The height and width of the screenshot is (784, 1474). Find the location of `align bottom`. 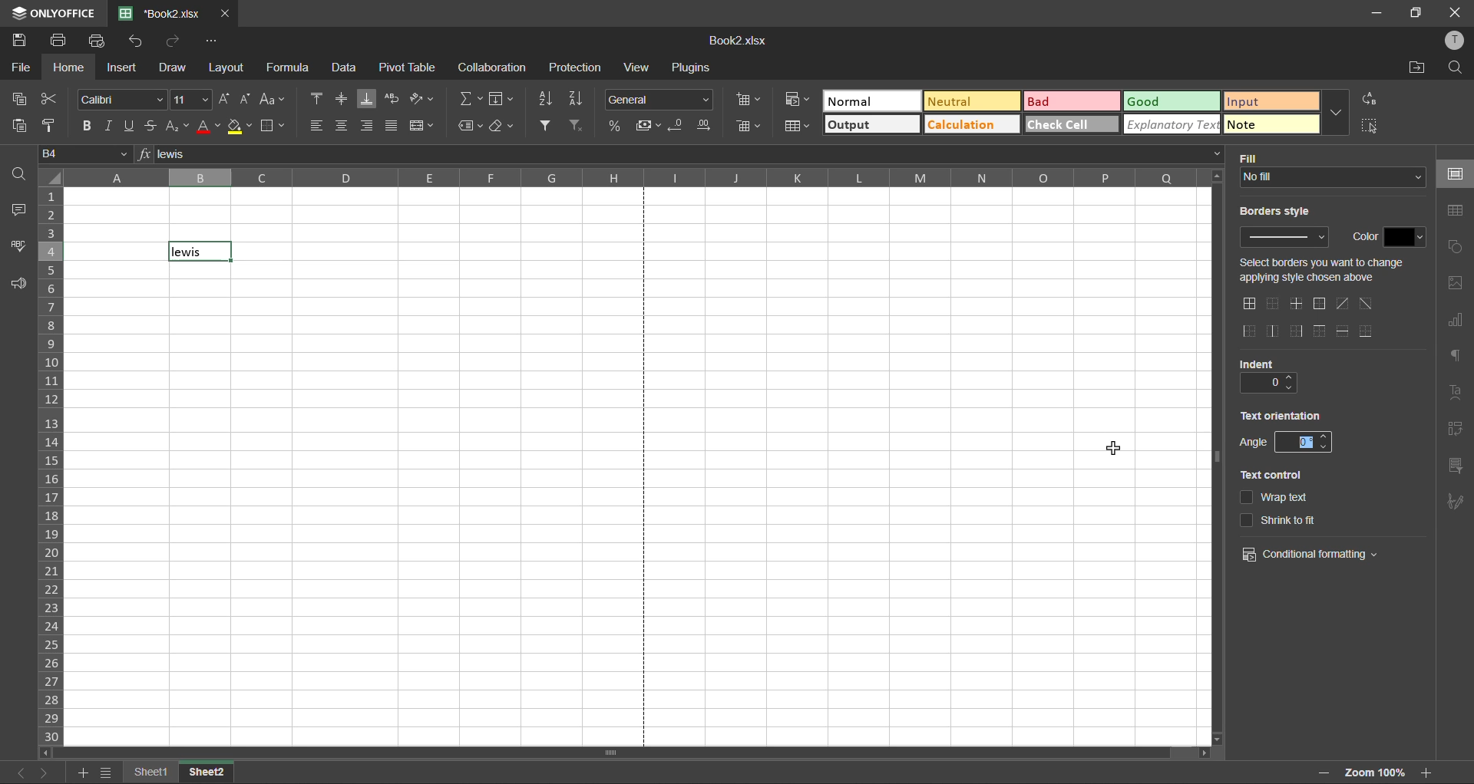

align bottom is located at coordinates (365, 99).